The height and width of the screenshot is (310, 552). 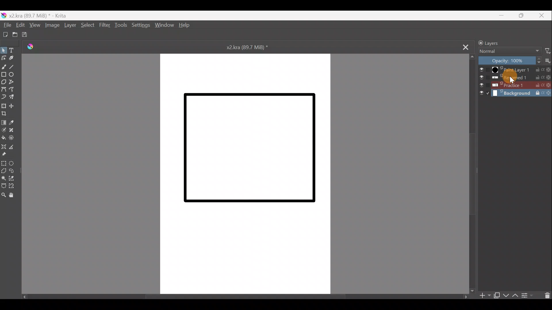 I want to click on Contiguous selection tool, so click(x=4, y=177).